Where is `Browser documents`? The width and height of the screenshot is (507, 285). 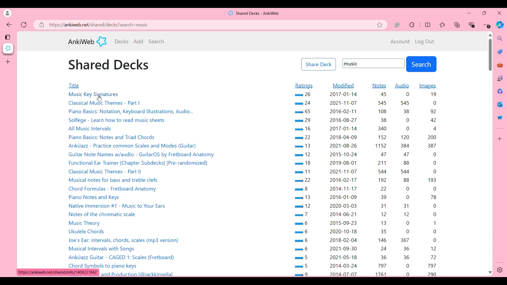 Browser documents is located at coordinates (500, 91).